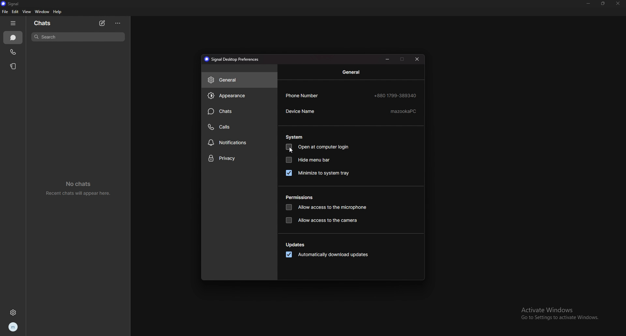 This screenshot has width=626, height=336. Describe the element at coordinates (403, 59) in the screenshot. I see `maximize` at that location.